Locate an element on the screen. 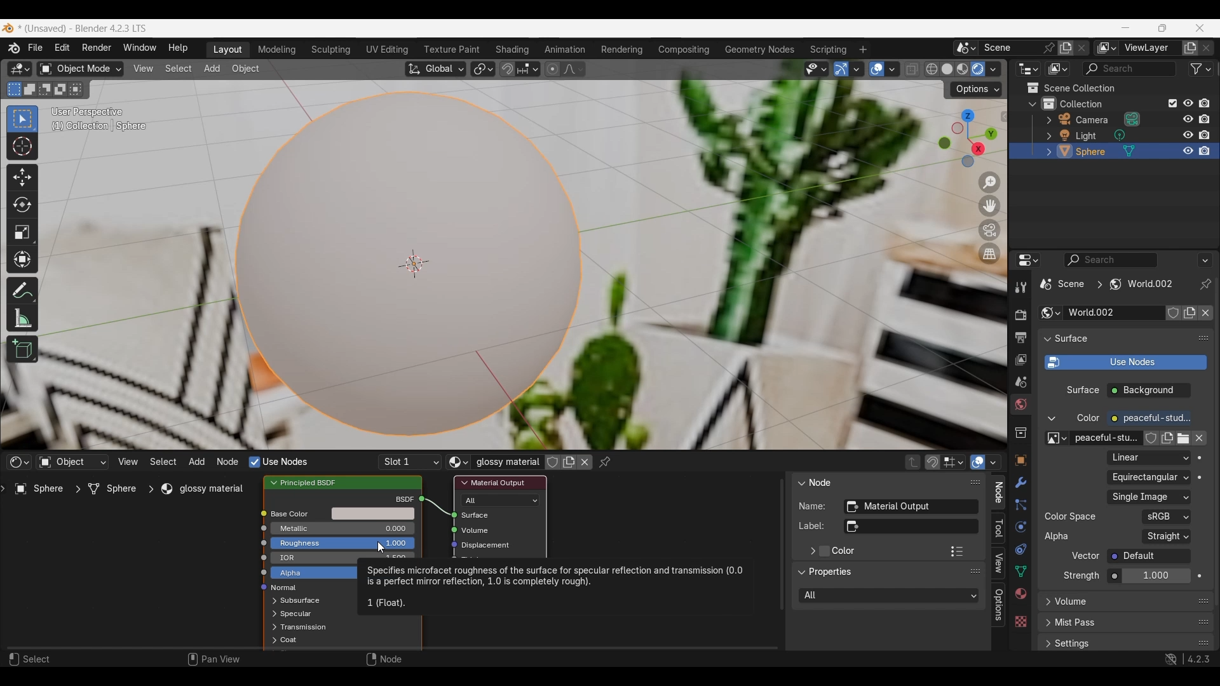  Options panel is located at coordinates (999, 605).